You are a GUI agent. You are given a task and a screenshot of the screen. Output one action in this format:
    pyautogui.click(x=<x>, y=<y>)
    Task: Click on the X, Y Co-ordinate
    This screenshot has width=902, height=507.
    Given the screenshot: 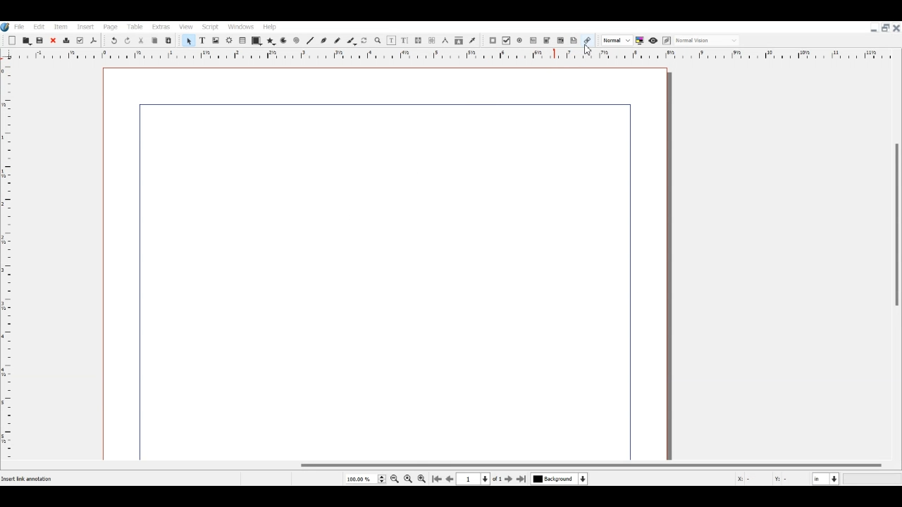 What is the action you would take?
    pyautogui.click(x=752, y=479)
    